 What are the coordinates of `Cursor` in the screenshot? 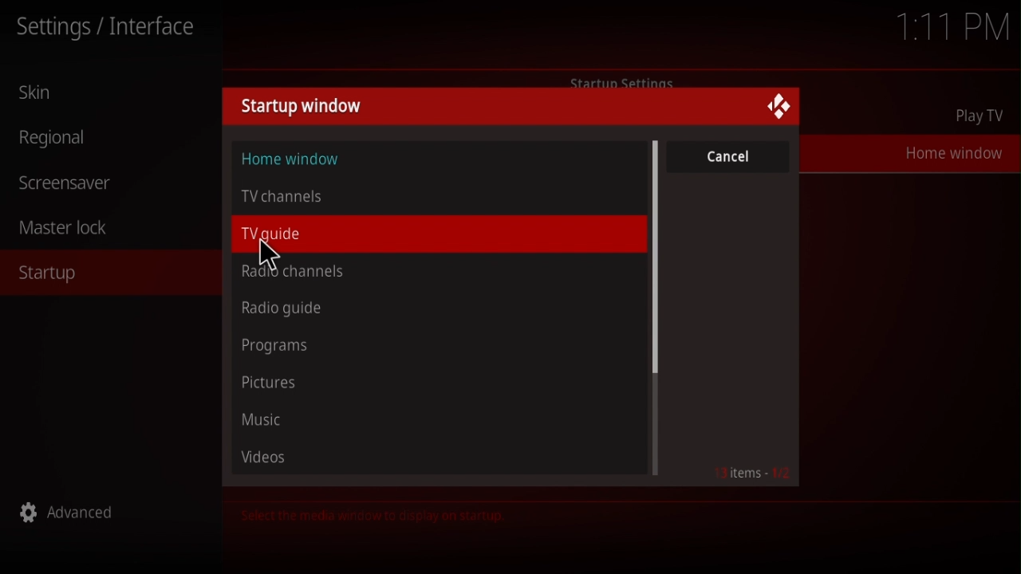 It's located at (266, 254).